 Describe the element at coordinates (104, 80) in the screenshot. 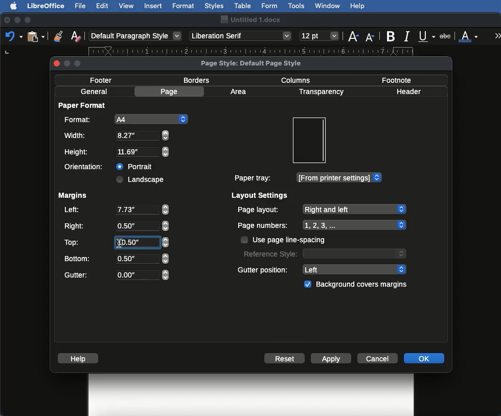

I see `Footer` at that location.